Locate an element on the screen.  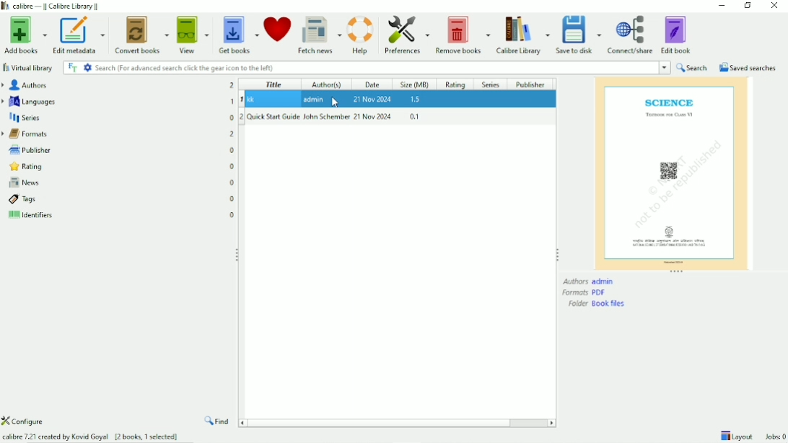
Virtual library is located at coordinates (27, 68).